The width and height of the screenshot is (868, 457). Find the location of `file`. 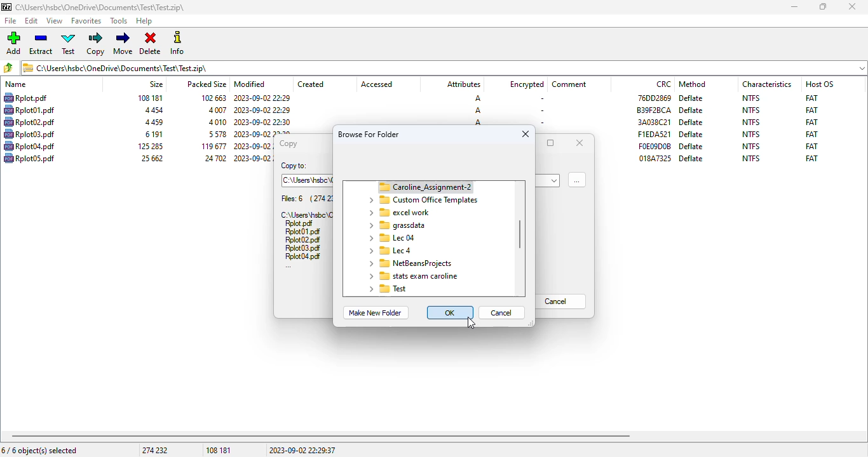

file is located at coordinates (302, 240).